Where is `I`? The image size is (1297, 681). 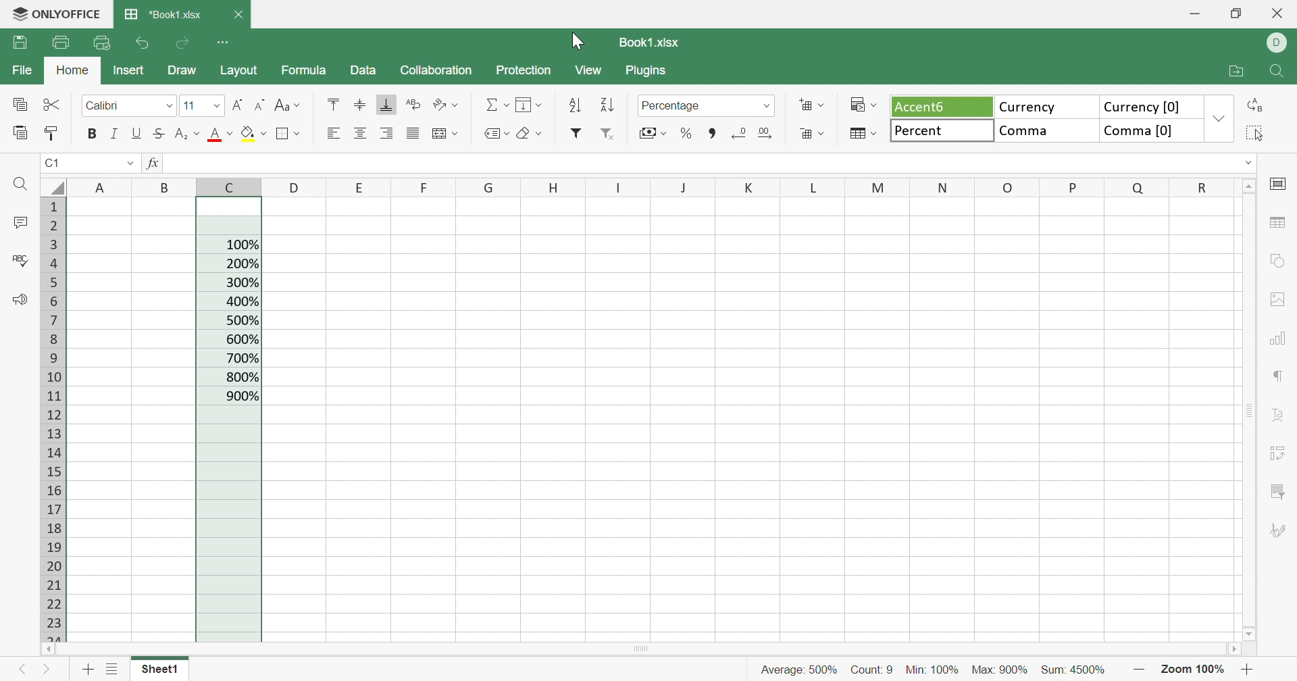 I is located at coordinates (615, 186).